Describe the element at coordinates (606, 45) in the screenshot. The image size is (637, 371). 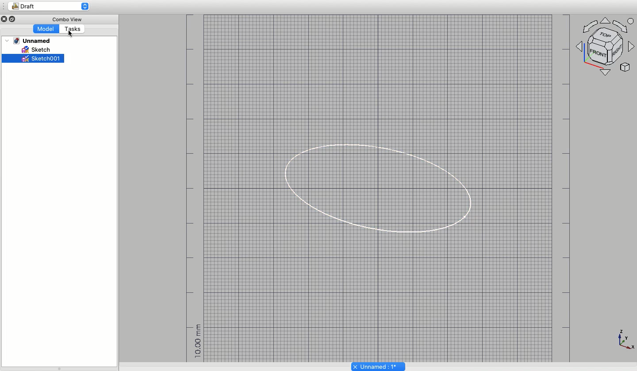
I see `Axes` at that location.